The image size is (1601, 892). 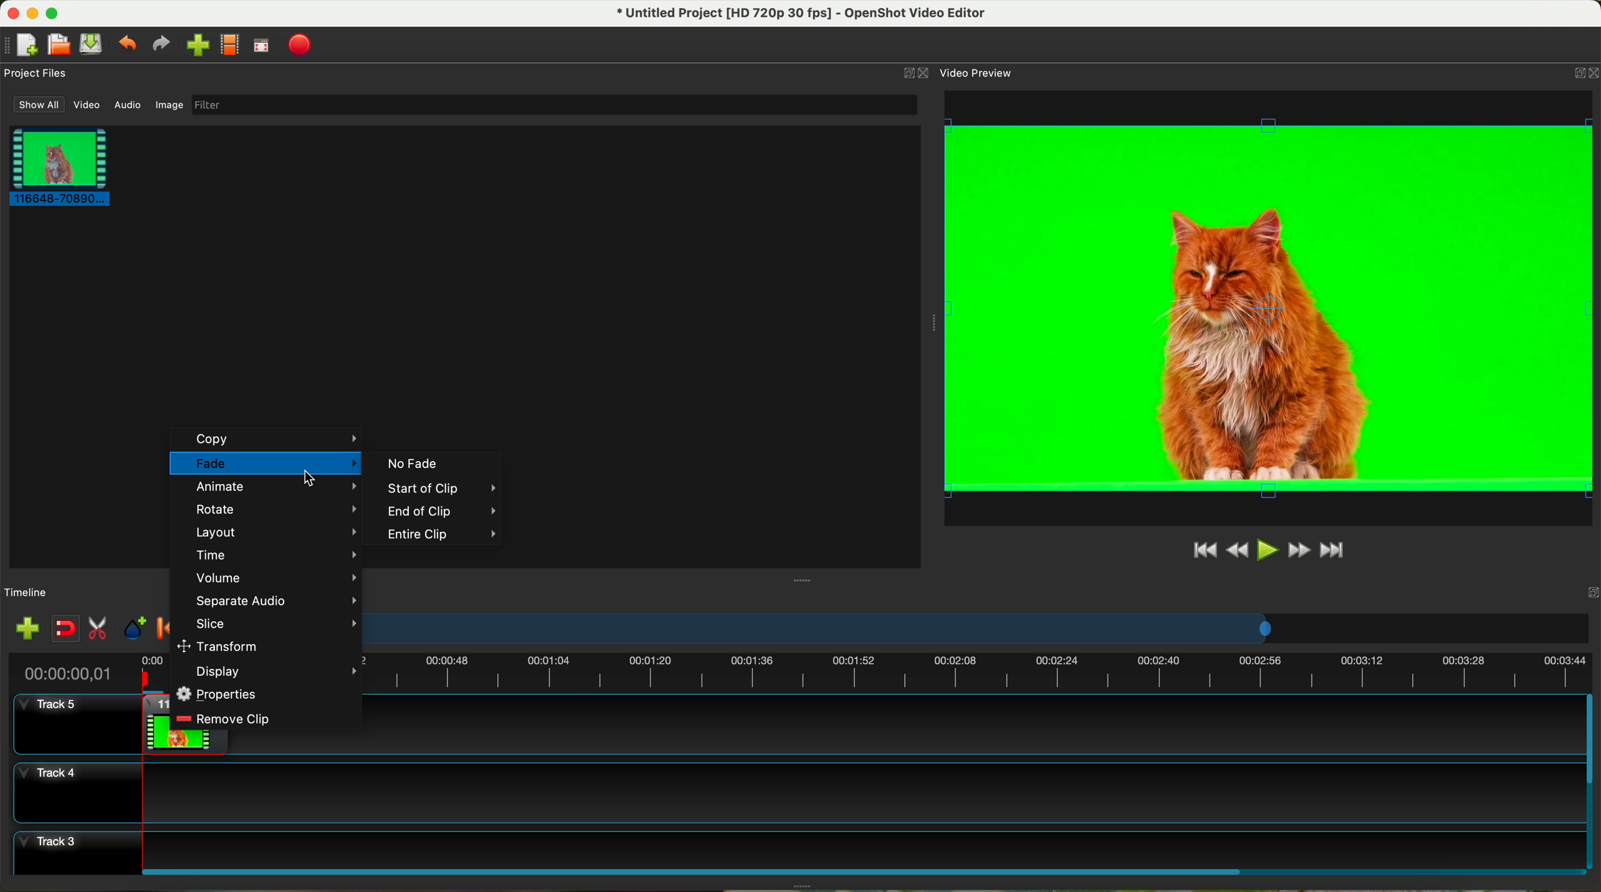 I want to click on full screen, so click(x=261, y=45).